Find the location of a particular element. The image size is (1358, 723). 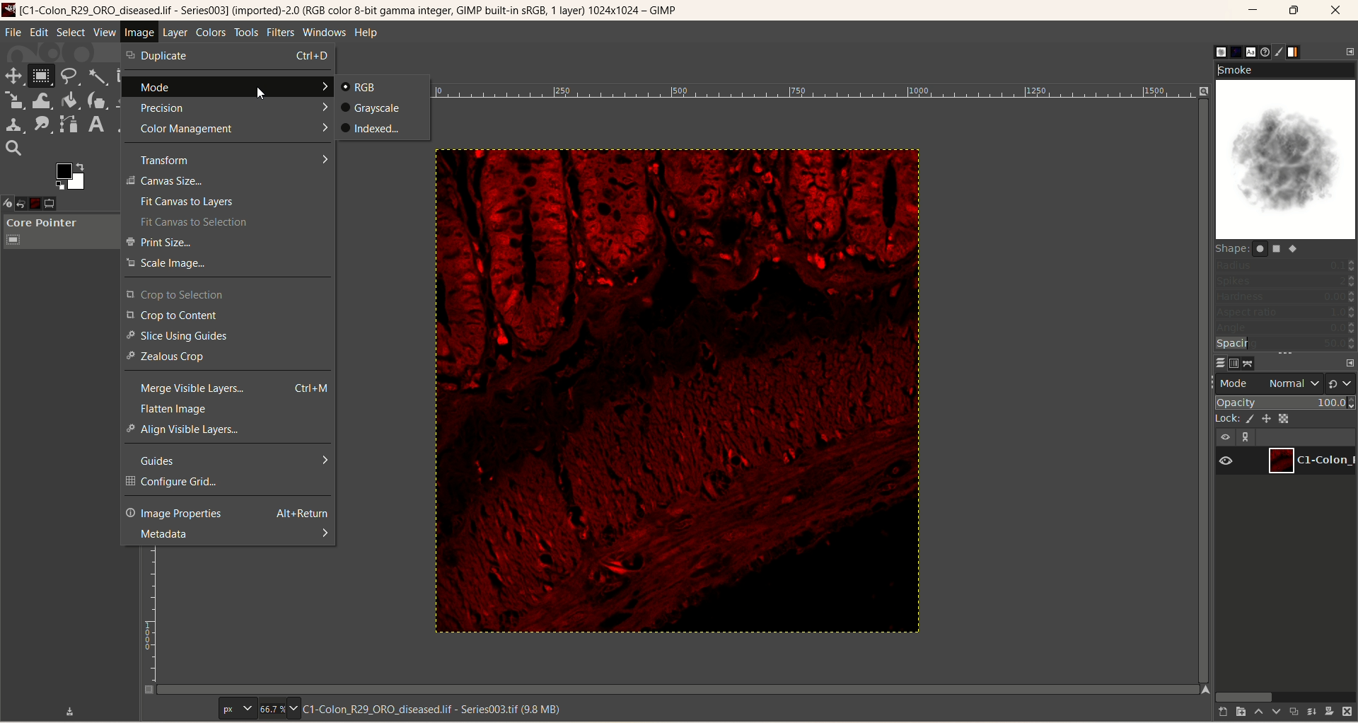

radius is located at coordinates (1283, 267).